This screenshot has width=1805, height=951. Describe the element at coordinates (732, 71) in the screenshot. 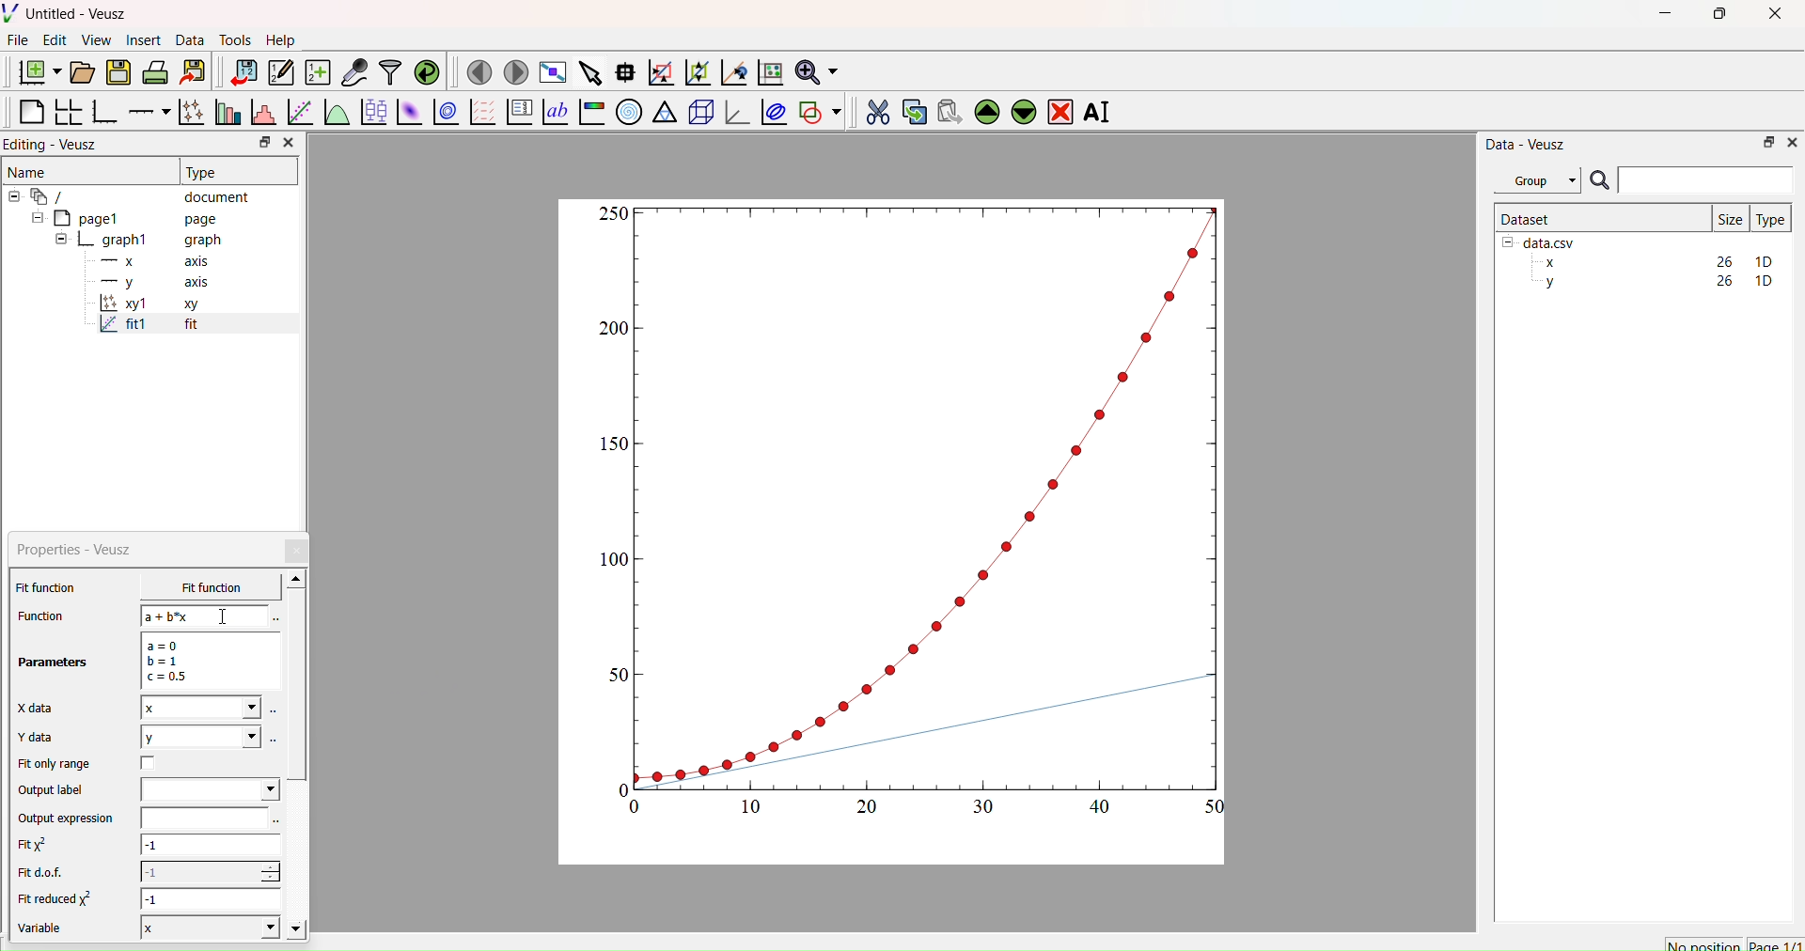

I see `Recenter graph axis` at that location.